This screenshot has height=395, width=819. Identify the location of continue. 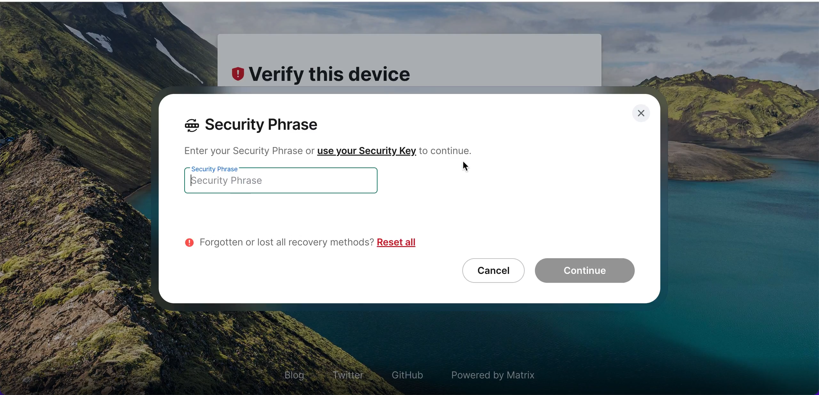
(588, 271).